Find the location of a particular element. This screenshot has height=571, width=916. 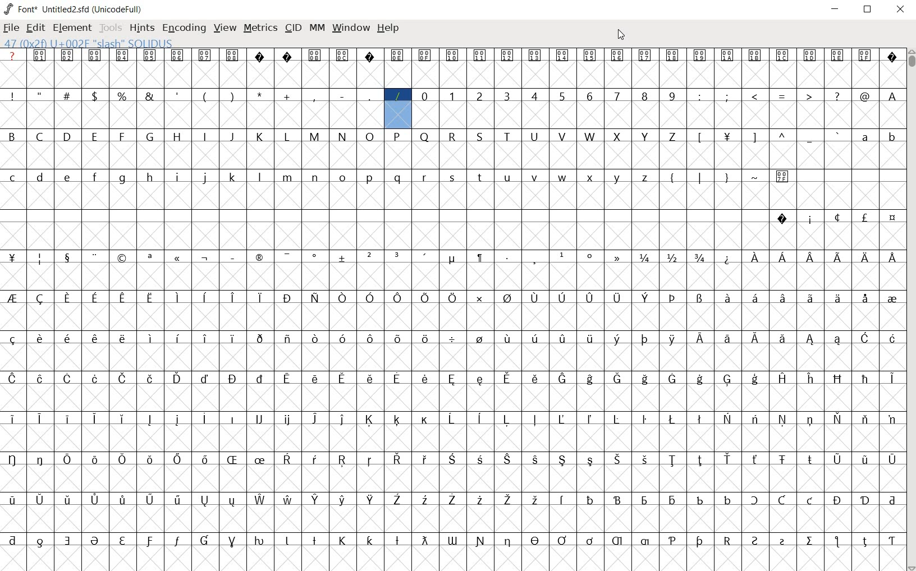

glyph is located at coordinates (535, 177).